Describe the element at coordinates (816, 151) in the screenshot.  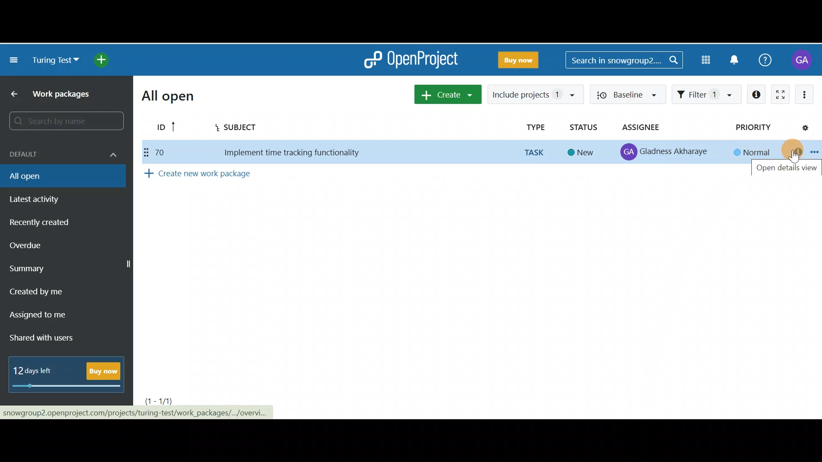
I see `Open context menu` at that location.